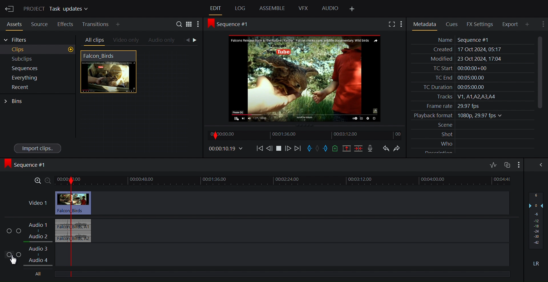 Image resolution: width=548 pixels, height=282 pixels. What do you see at coordinates (270, 150) in the screenshot?
I see `Nudge one frame forward` at bounding box center [270, 150].